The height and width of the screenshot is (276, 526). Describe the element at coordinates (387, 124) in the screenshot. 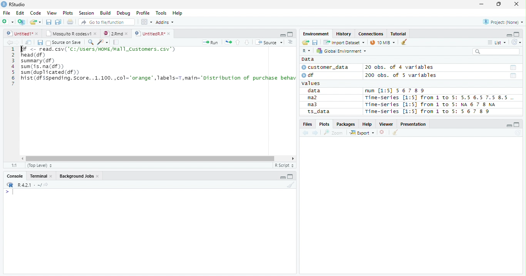

I see `Viewer` at that location.